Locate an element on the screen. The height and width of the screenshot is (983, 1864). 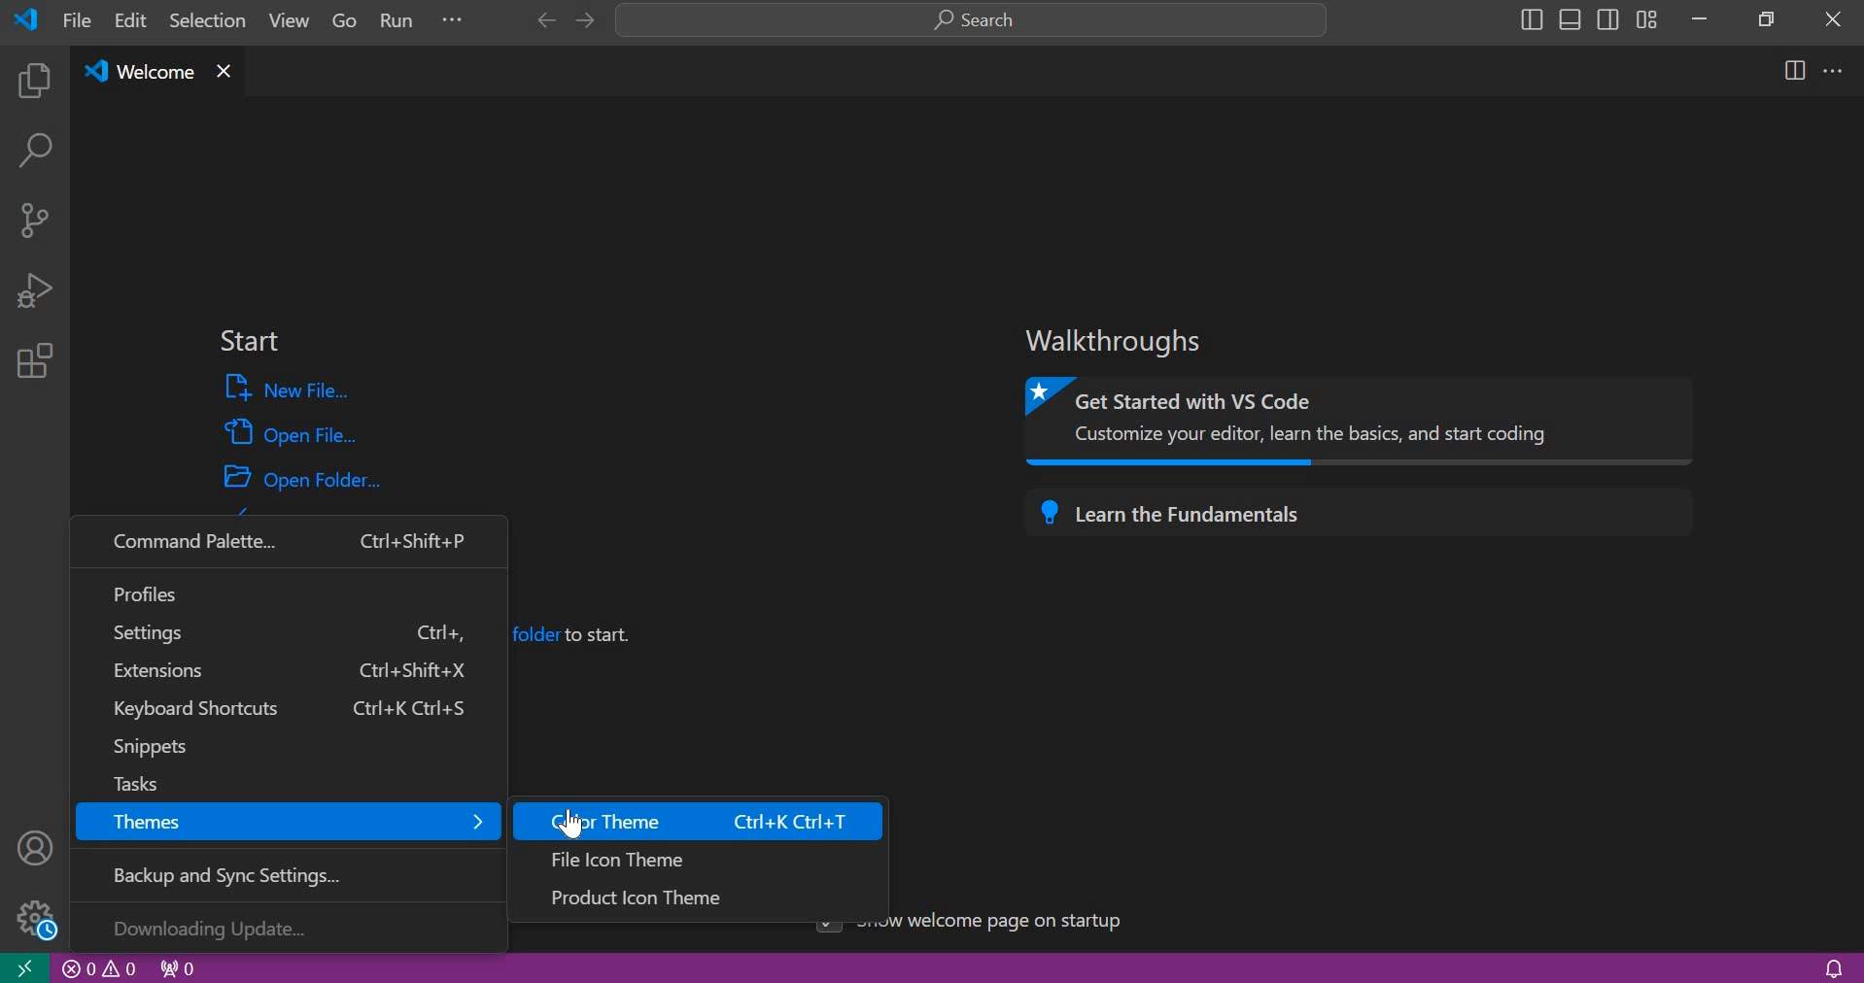
file Icon theme is located at coordinates (699, 857).